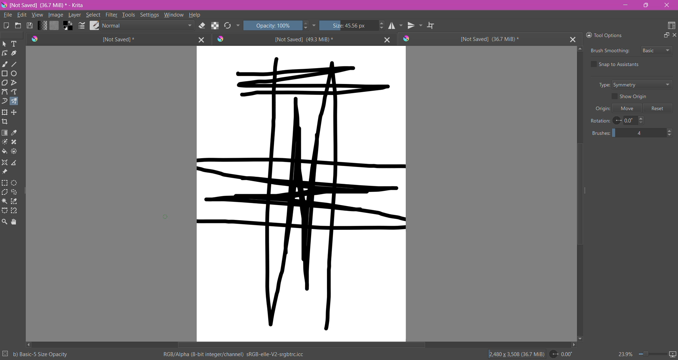 The width and height of the screenshot is (678, 360). I want to click on Move, so click(628, 109).